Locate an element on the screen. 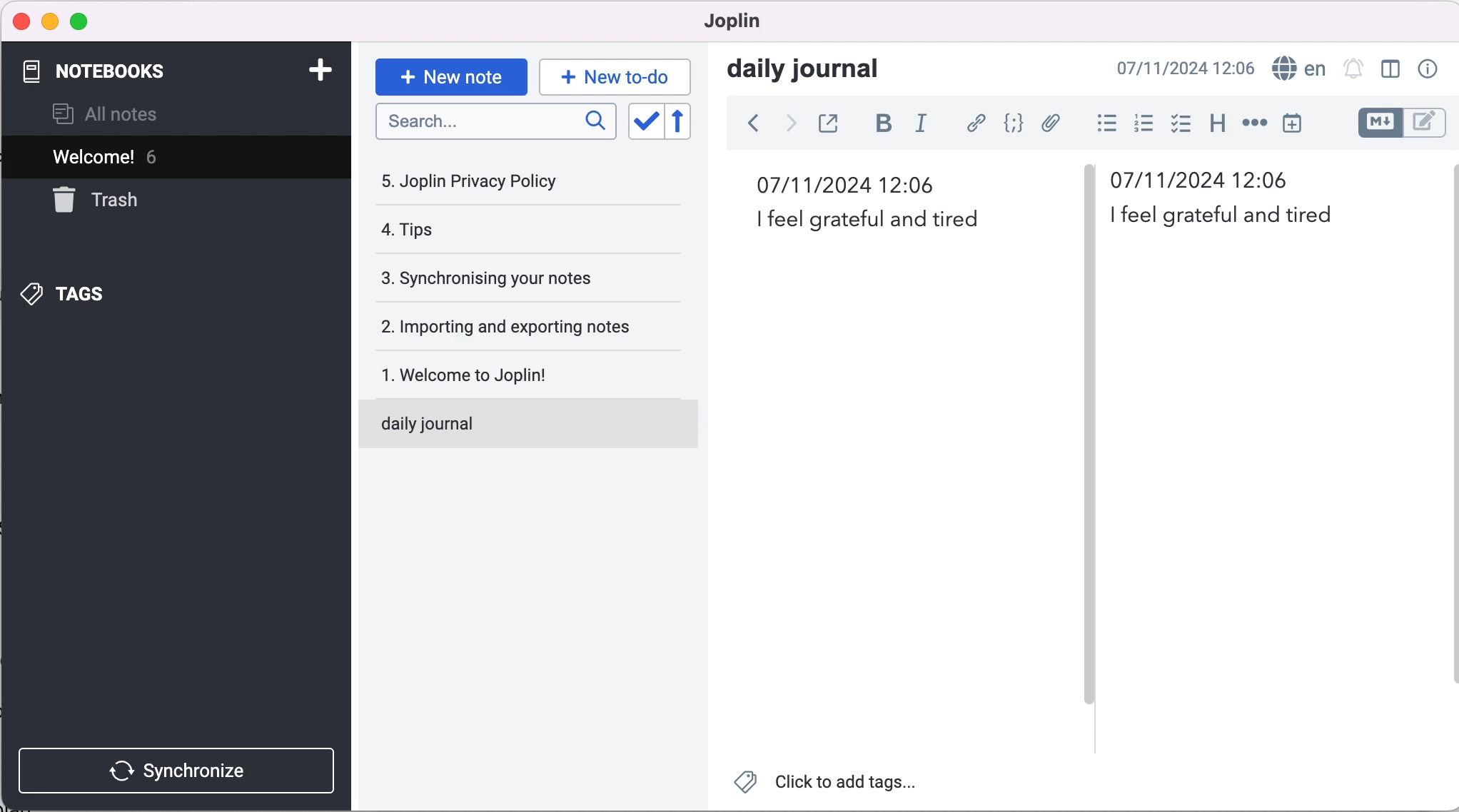  notebooks is located at coordinates (106, 72).